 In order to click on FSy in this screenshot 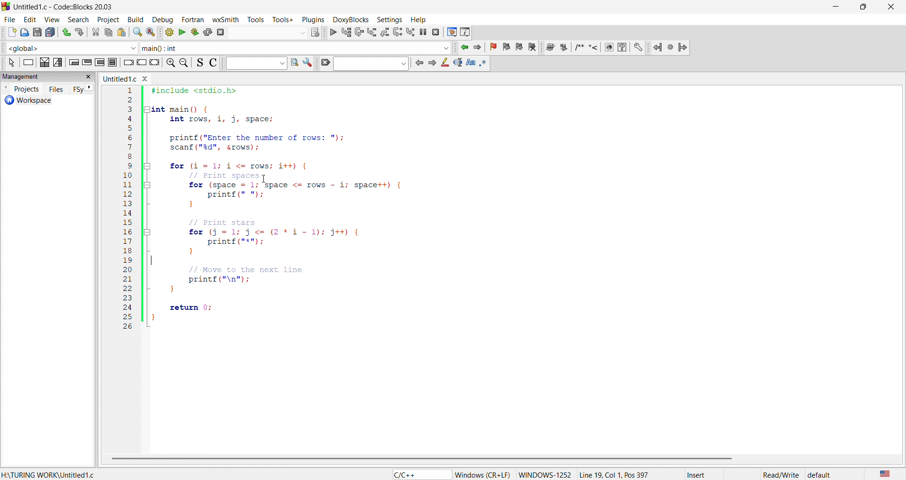, I will do `click(78, 90)`.